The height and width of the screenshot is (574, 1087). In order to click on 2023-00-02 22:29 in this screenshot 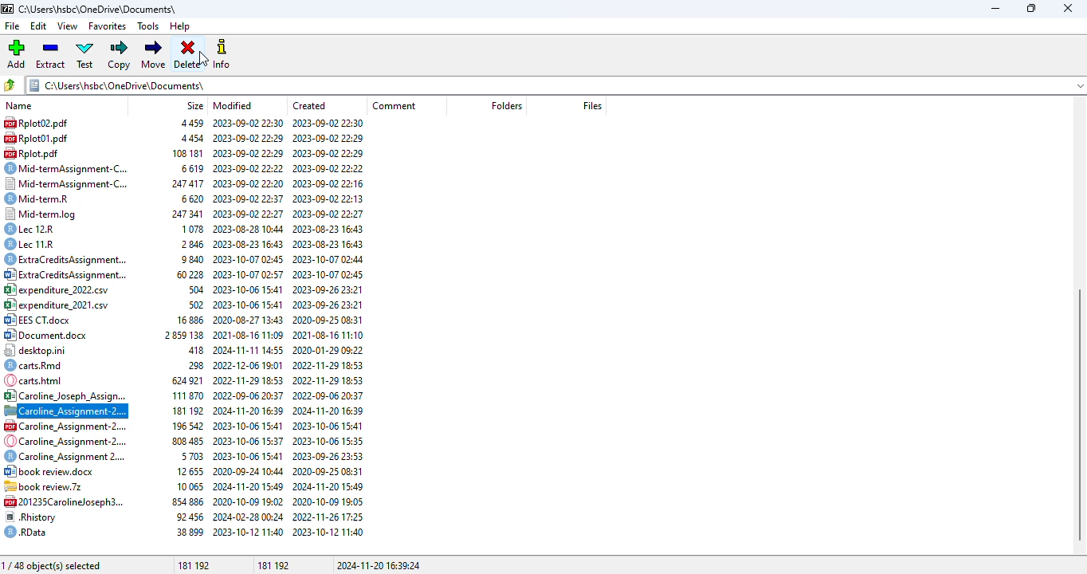, I will do `click(329, 151)`.